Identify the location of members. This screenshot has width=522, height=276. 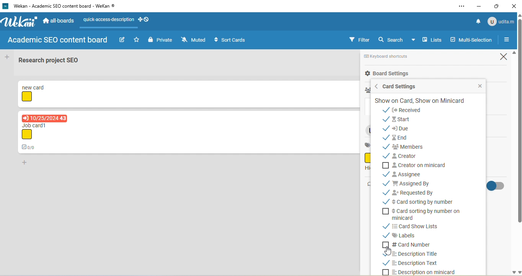
(410, 148).